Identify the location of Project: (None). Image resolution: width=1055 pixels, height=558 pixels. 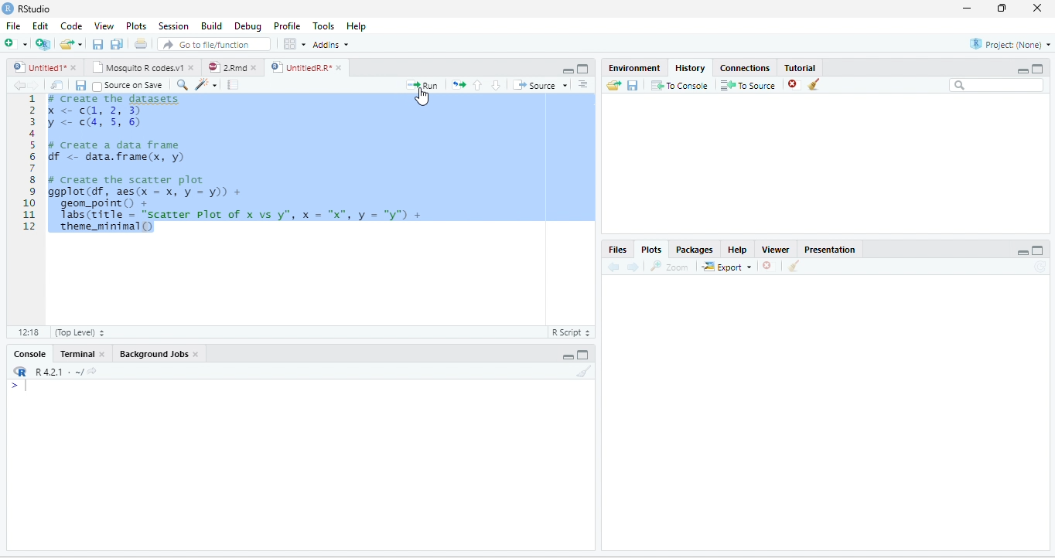
(1009, 44).